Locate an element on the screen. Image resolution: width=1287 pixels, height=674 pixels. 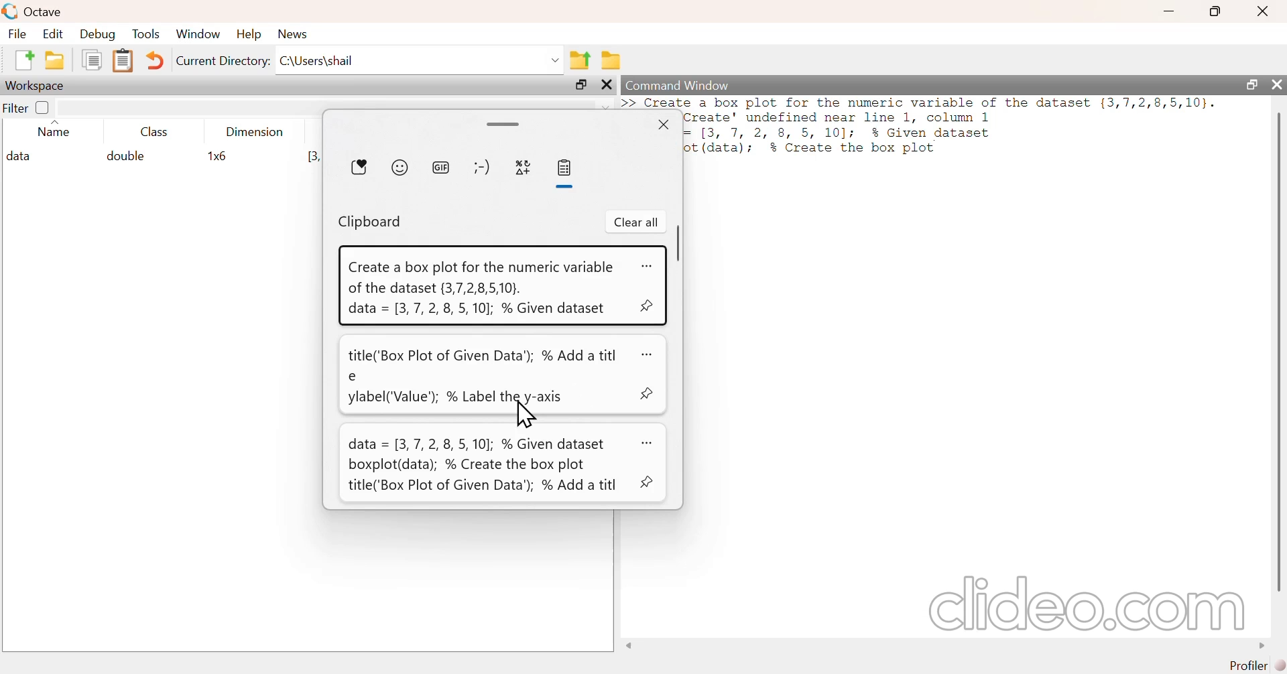
new script is located at coordinates (19, 59).